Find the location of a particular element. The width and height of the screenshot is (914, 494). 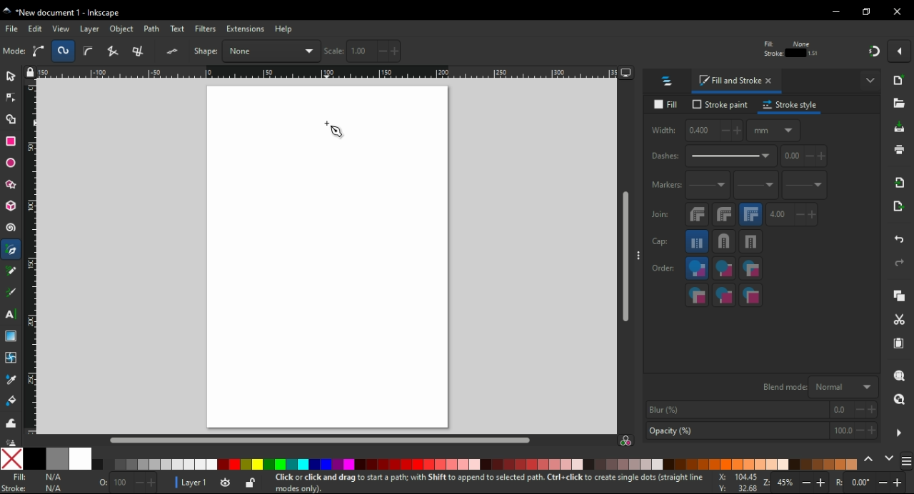

mouse pointer is located at coordinates (335, 130).